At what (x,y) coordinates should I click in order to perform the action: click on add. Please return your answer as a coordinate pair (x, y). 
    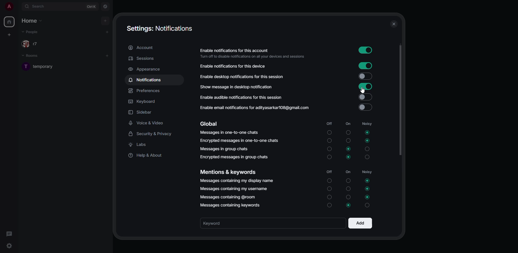
    Looking at the image, I should click on (359, 223).